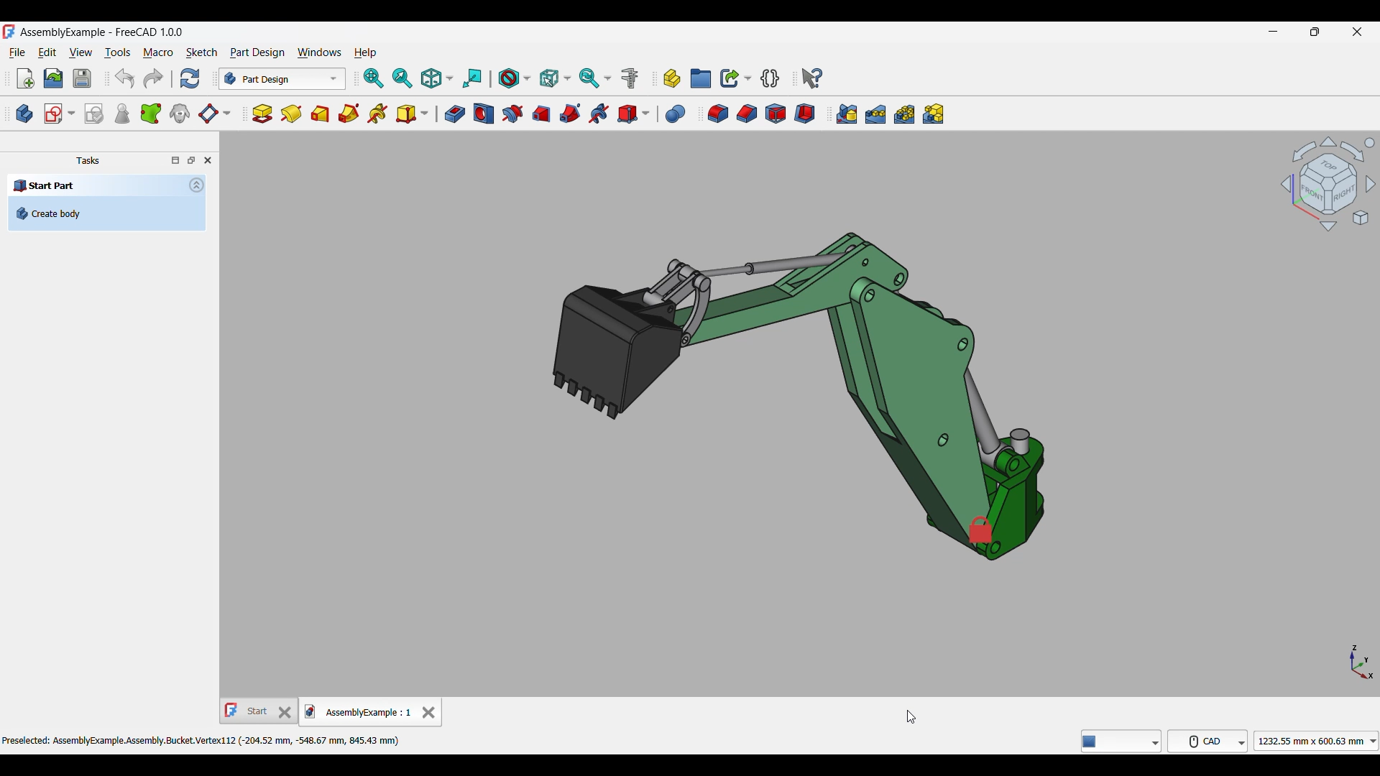 Image resolution: width=1380 pixels, height=776 pixels. I want to click on Toggle floating window, so click(191, 160).